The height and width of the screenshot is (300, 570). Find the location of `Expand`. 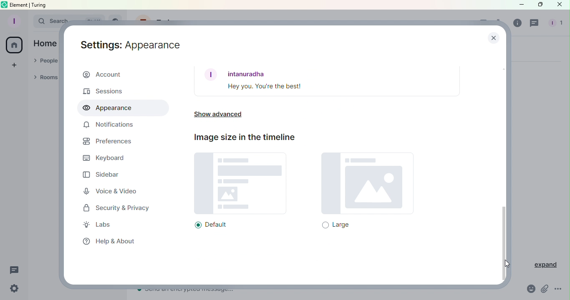

Expand is located at coordinates (542, 265).